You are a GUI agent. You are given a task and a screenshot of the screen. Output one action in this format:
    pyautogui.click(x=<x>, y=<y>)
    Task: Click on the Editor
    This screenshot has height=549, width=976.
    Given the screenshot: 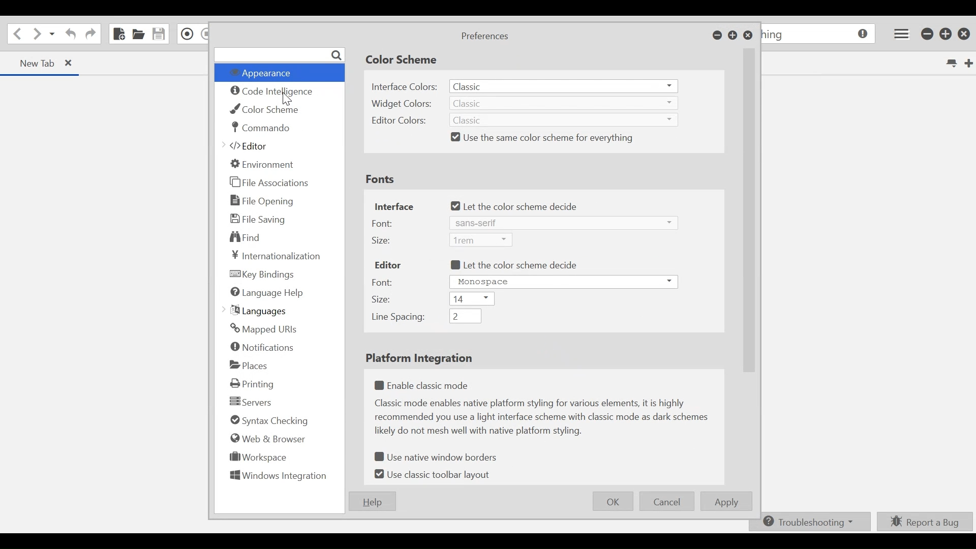 What is the action you would take?
    pyautogui.click(x=250, y=147)
    